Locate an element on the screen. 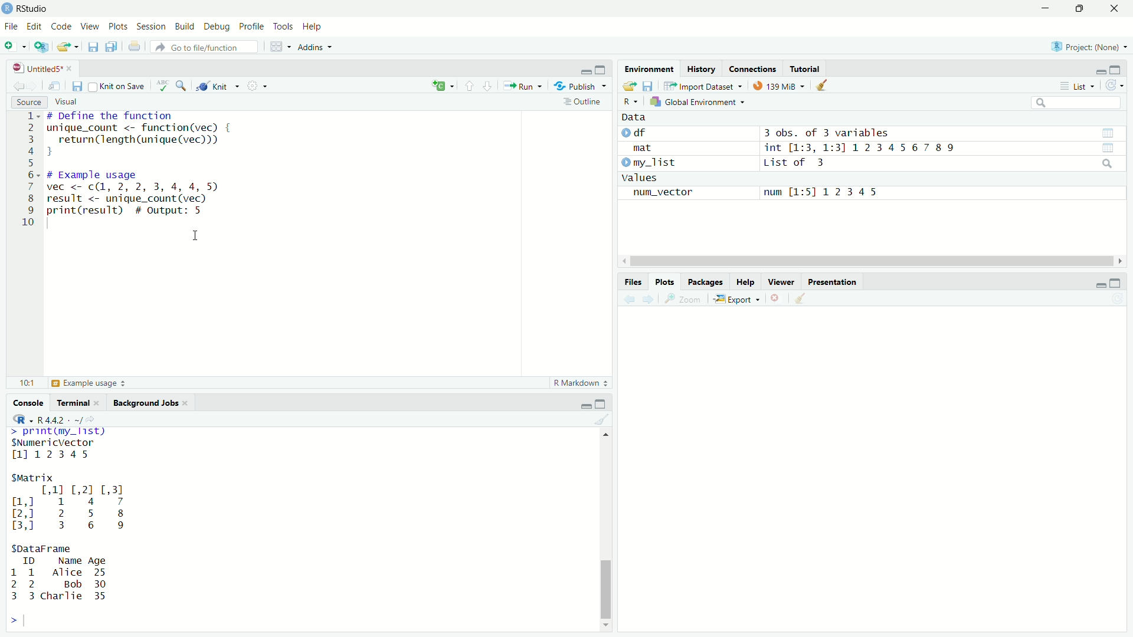 The height and width of the screenshot is (637, 1133). Zoom is located at coordinates (686, 299).